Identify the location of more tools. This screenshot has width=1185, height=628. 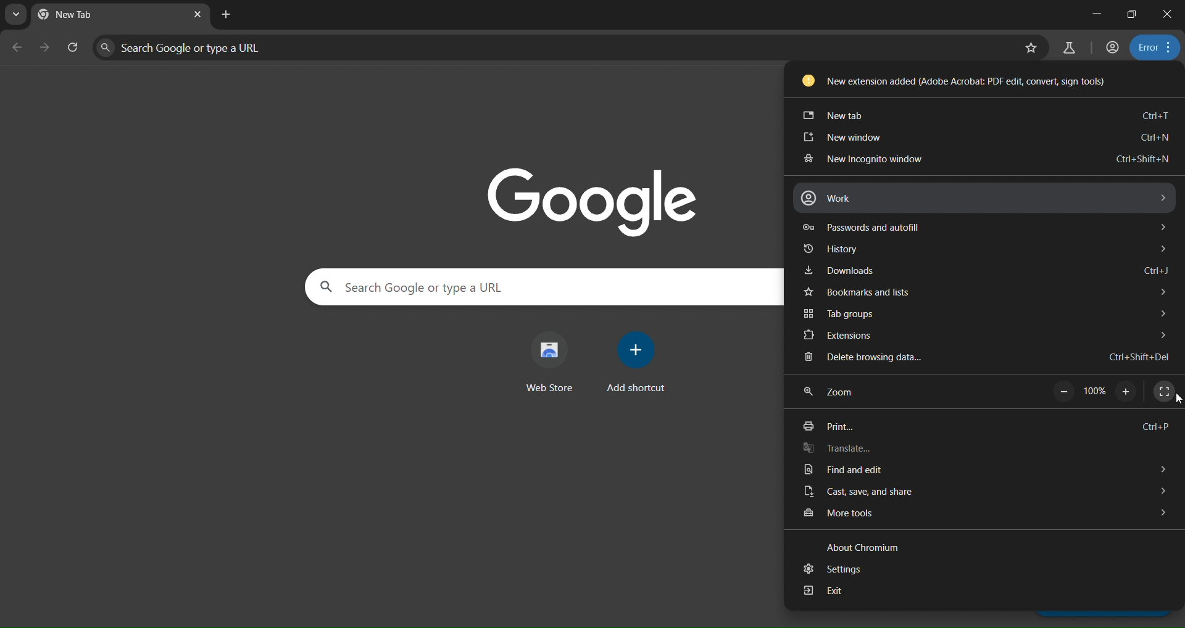
(981, 513).